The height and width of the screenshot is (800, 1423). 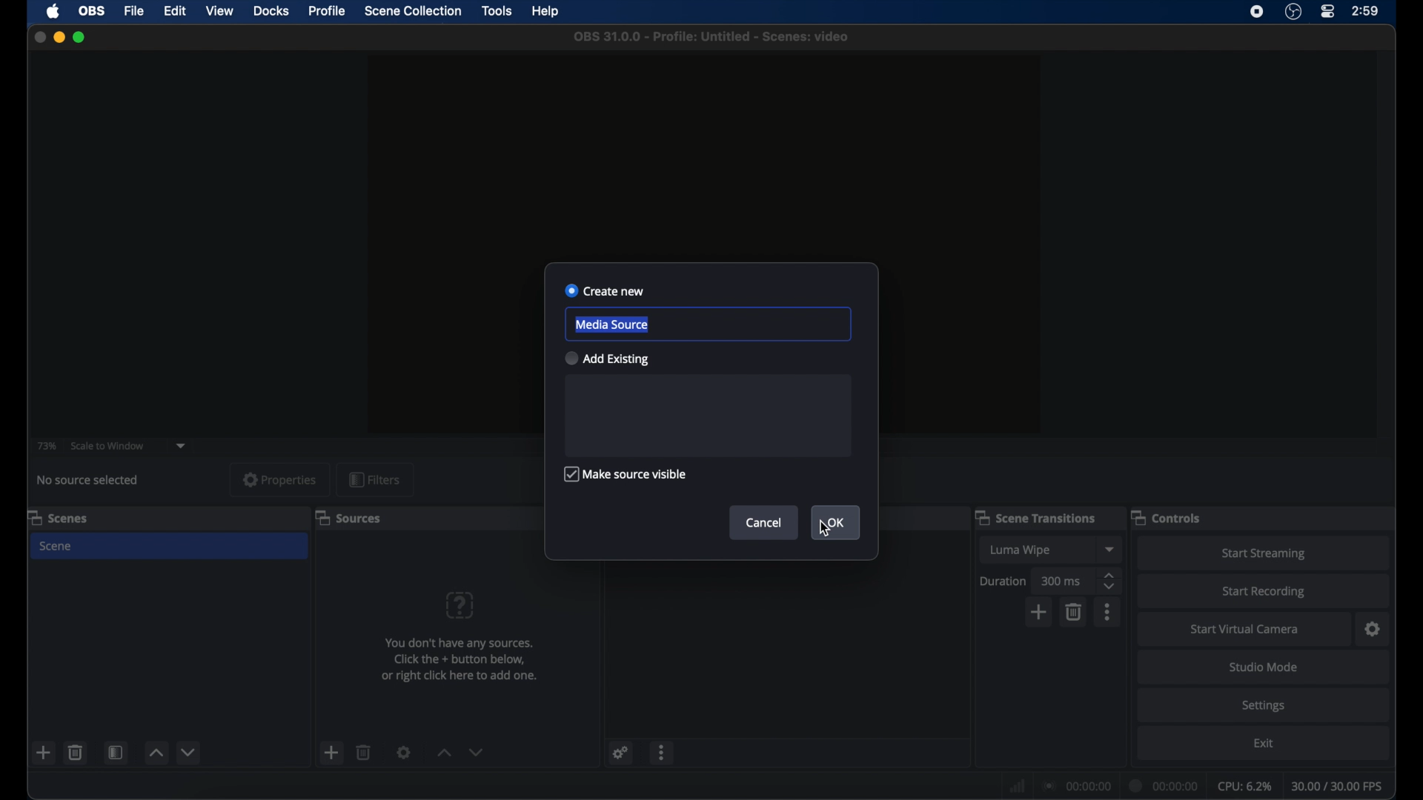 What do you see at coordinates (364, 753) in the screenshot?
I see `delete` at bounding box center [364, 753].